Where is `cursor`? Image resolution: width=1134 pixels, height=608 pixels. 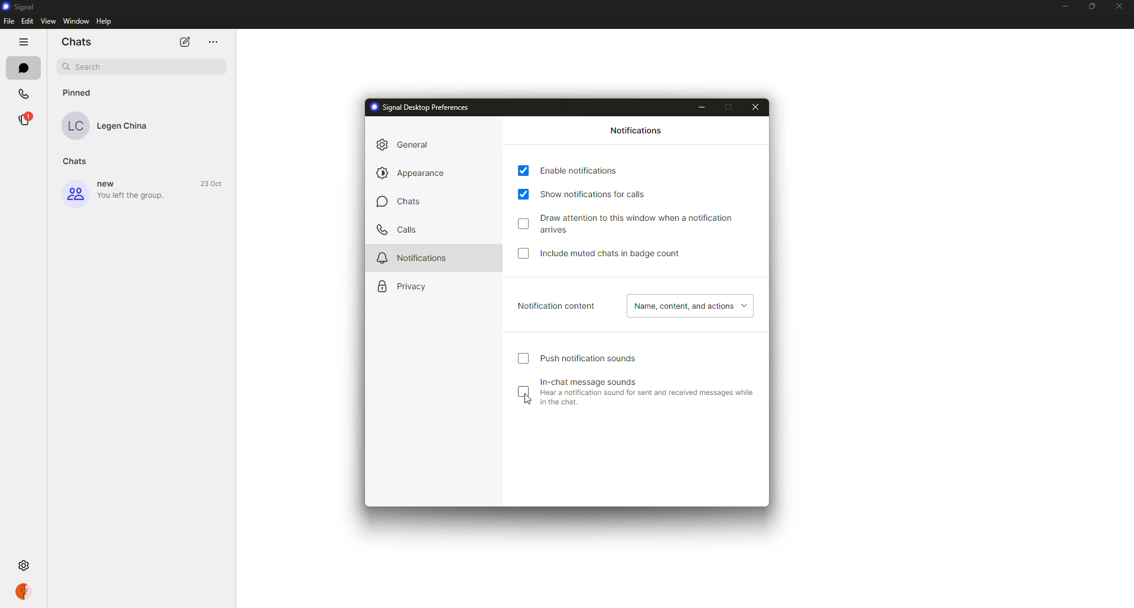
cursor is located at coordinates (529, 399).